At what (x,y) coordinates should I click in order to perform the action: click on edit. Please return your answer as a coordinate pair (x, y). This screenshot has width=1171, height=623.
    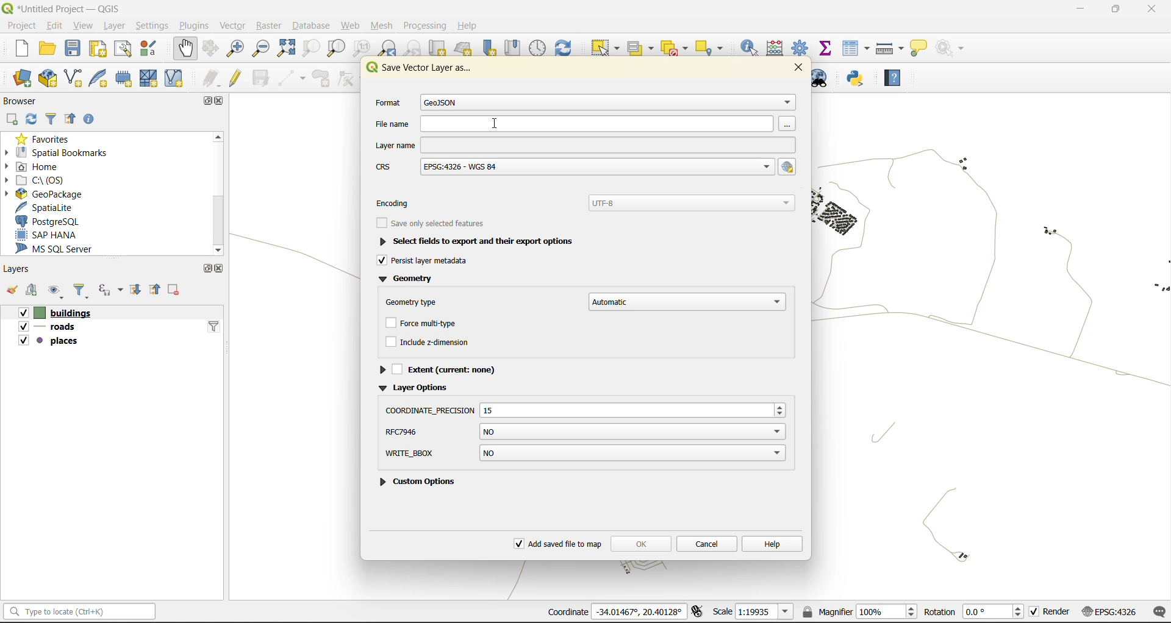
    Looking at the image, I should click on (54, 25).